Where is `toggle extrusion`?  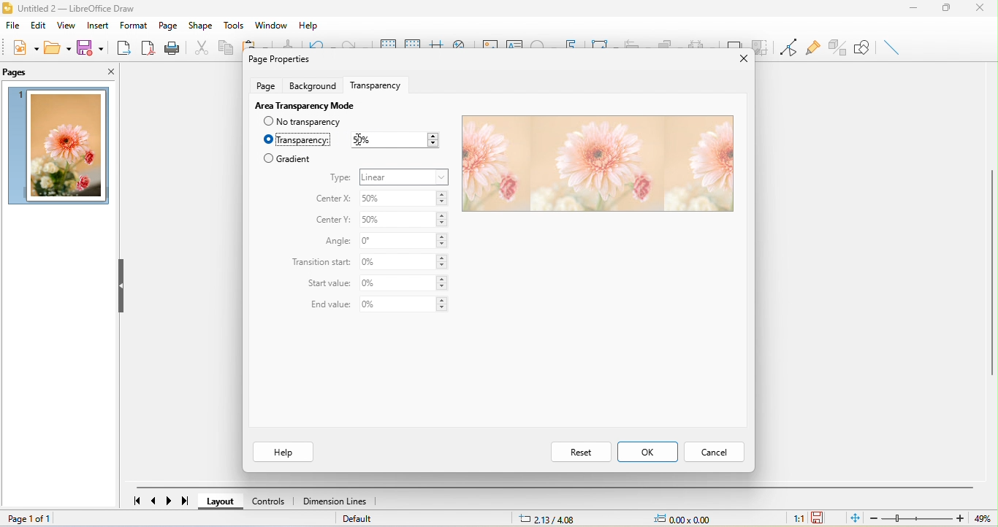
toggle extrusion is located at coordinates (836, 47).